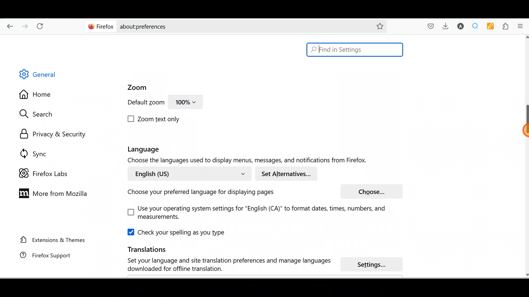 The width and height of the screenshot is (529, 297). What do you see at coordinates (199, 193) in the screenshot?
I see `Choose your preferred language for displaying pages` at bounding box center [199, 193].